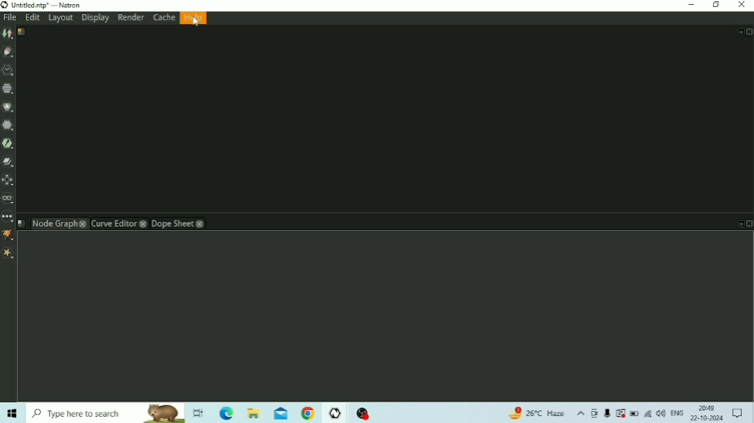 This screenshot has height=423, width=754. What do you see at coordinates (336, 412) in the screenshot?
I see `Natron` at bounding box center [336, 412].